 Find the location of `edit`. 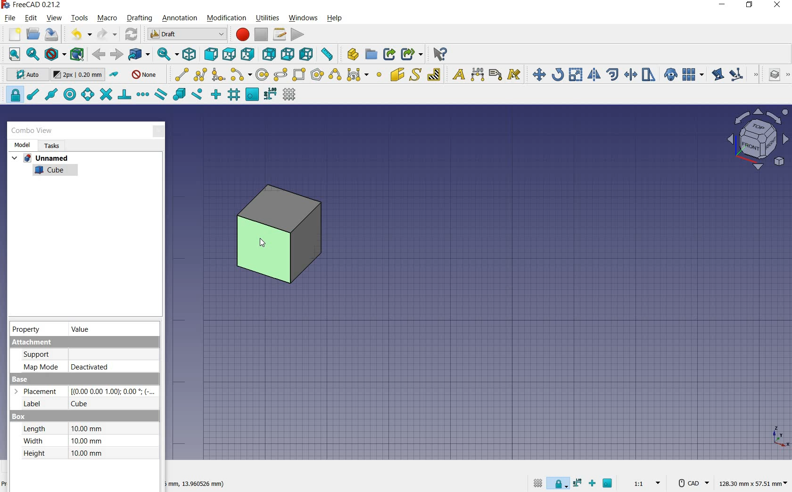

edit is located at coordinates (718, 74).